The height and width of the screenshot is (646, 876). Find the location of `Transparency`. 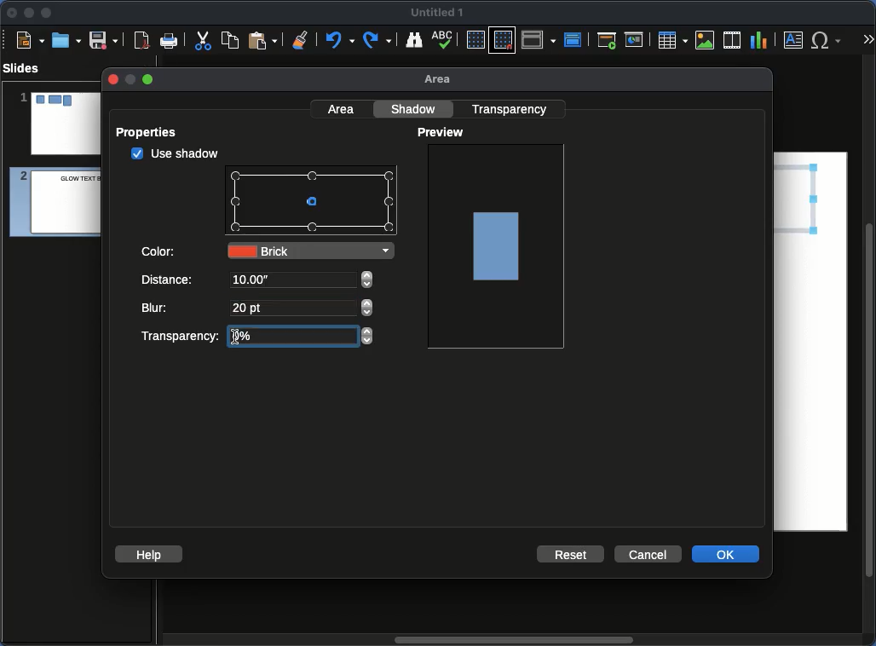

Transparency is located at coordinates (179, 335).